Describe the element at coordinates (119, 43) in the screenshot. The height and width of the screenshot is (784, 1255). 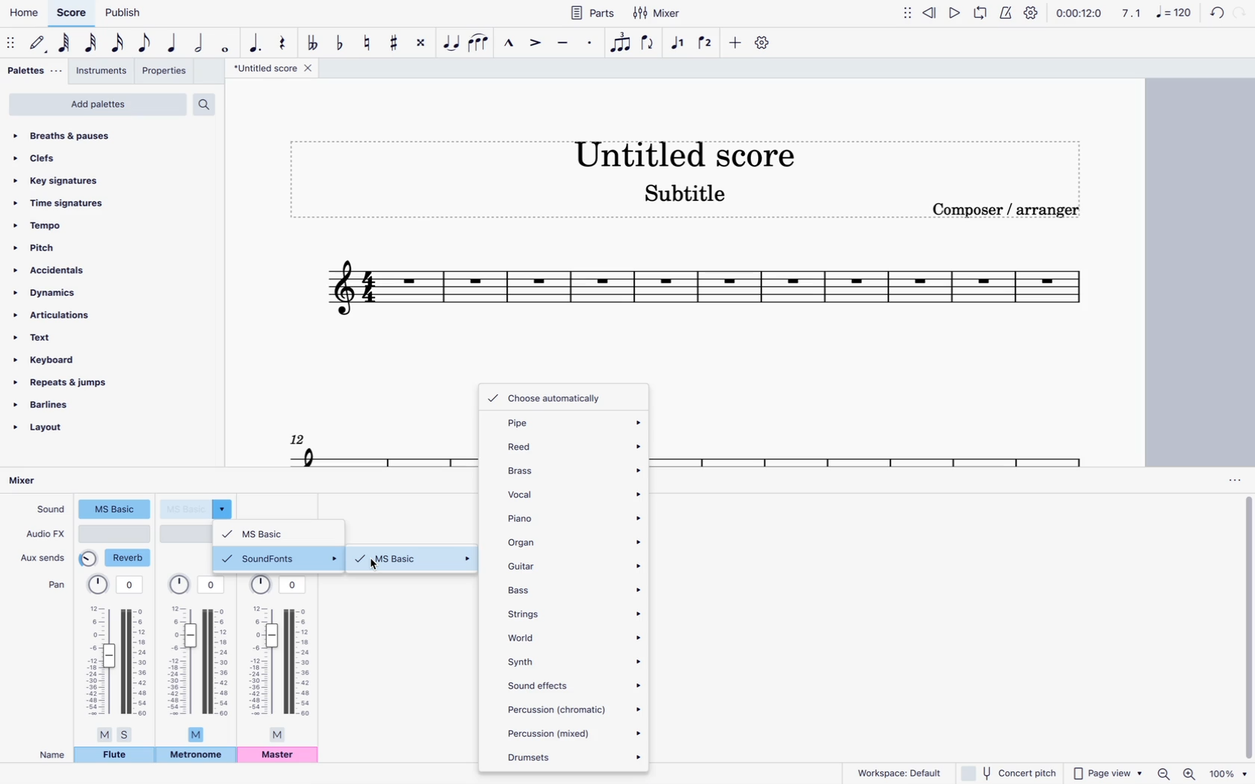
I see `16th note` at that location.